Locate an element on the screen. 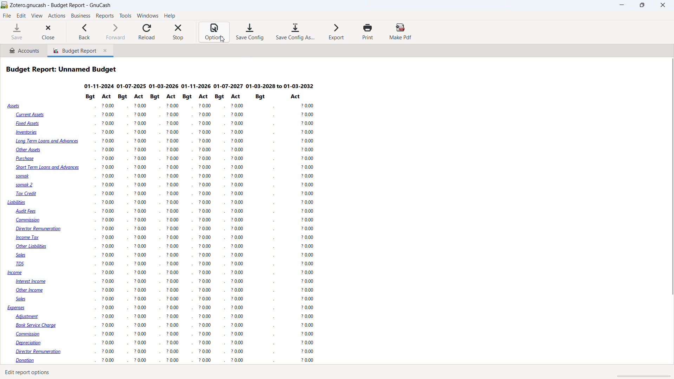 This screenshot has height=379, width=674. Director Remuneration is located at coordinates (39, 229).